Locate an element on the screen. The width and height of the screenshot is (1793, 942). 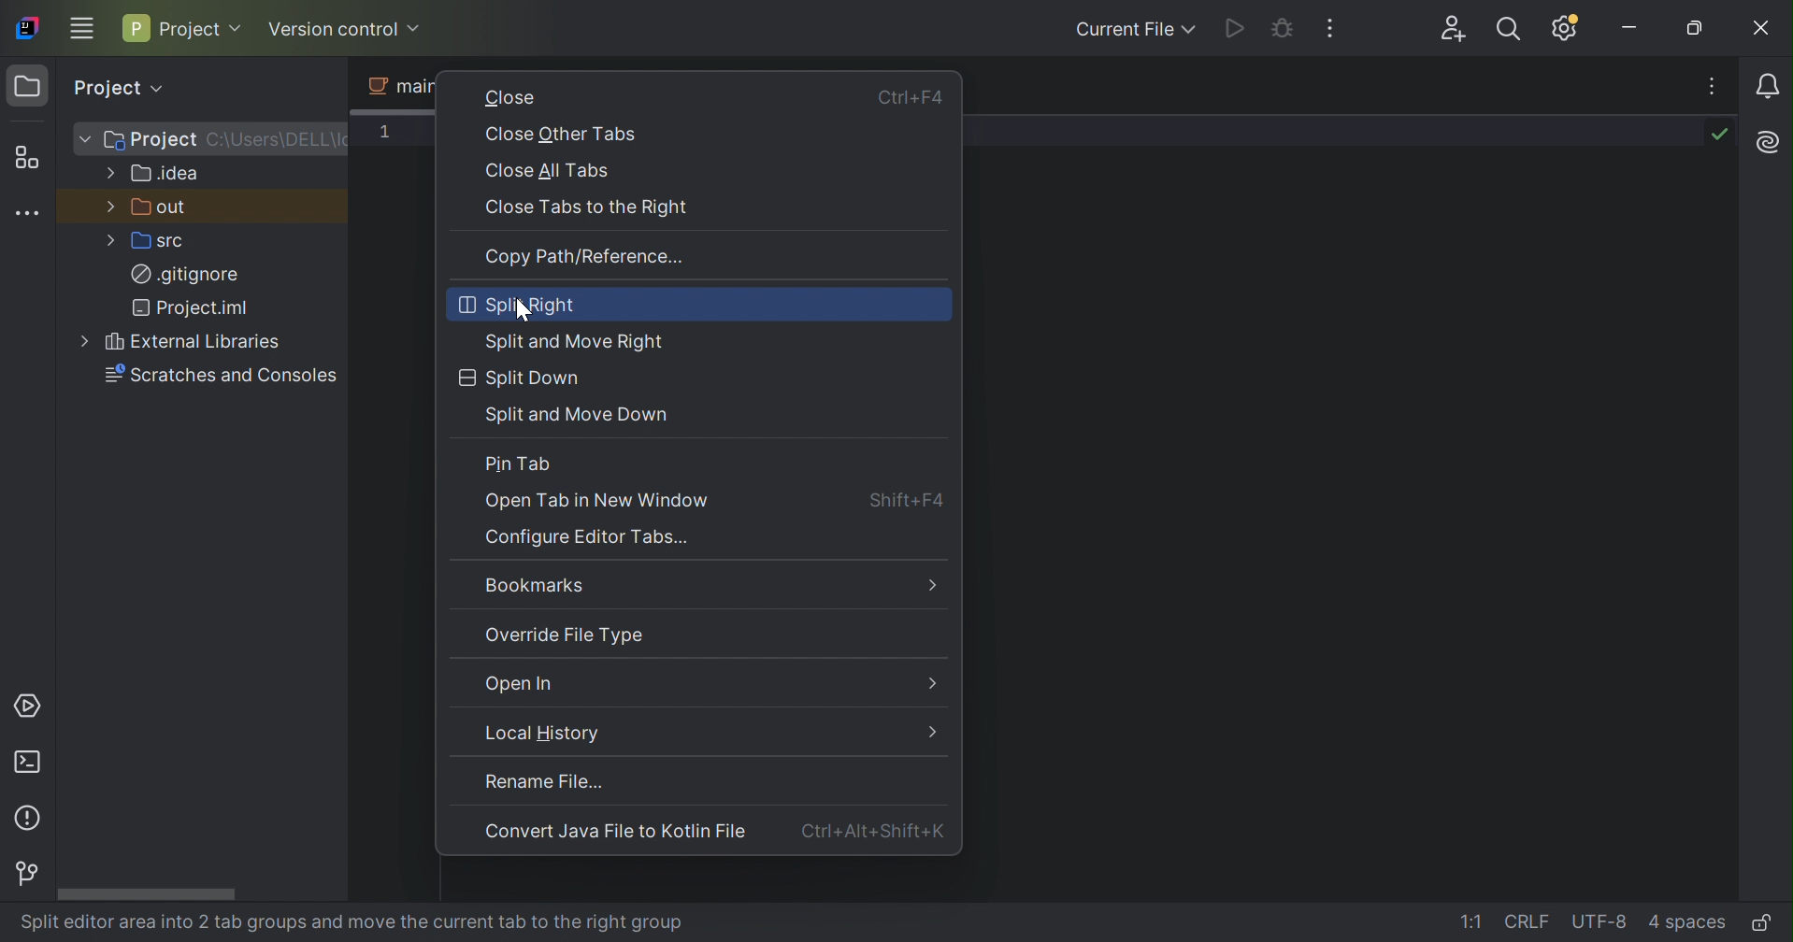
Close all tabs is located at coordinates (551, 174).